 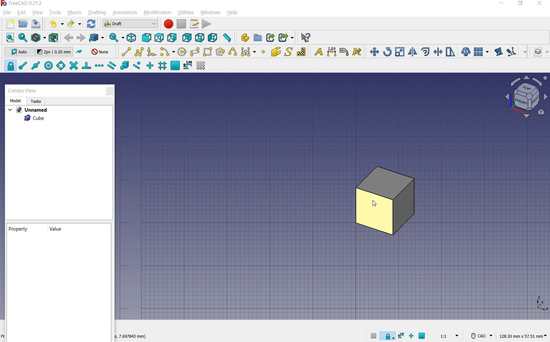 What do you see at coordinates (388, 51) in the screenshot?
I see `rotate` at bounding box center [388, 51].